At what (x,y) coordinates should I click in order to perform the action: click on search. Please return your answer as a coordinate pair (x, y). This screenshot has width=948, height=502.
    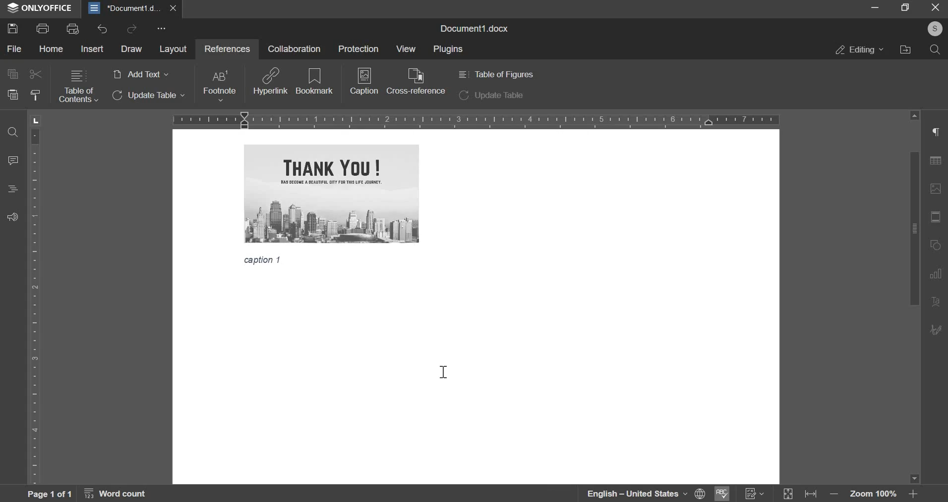
    Looking at the image, I should click on (935, 50).